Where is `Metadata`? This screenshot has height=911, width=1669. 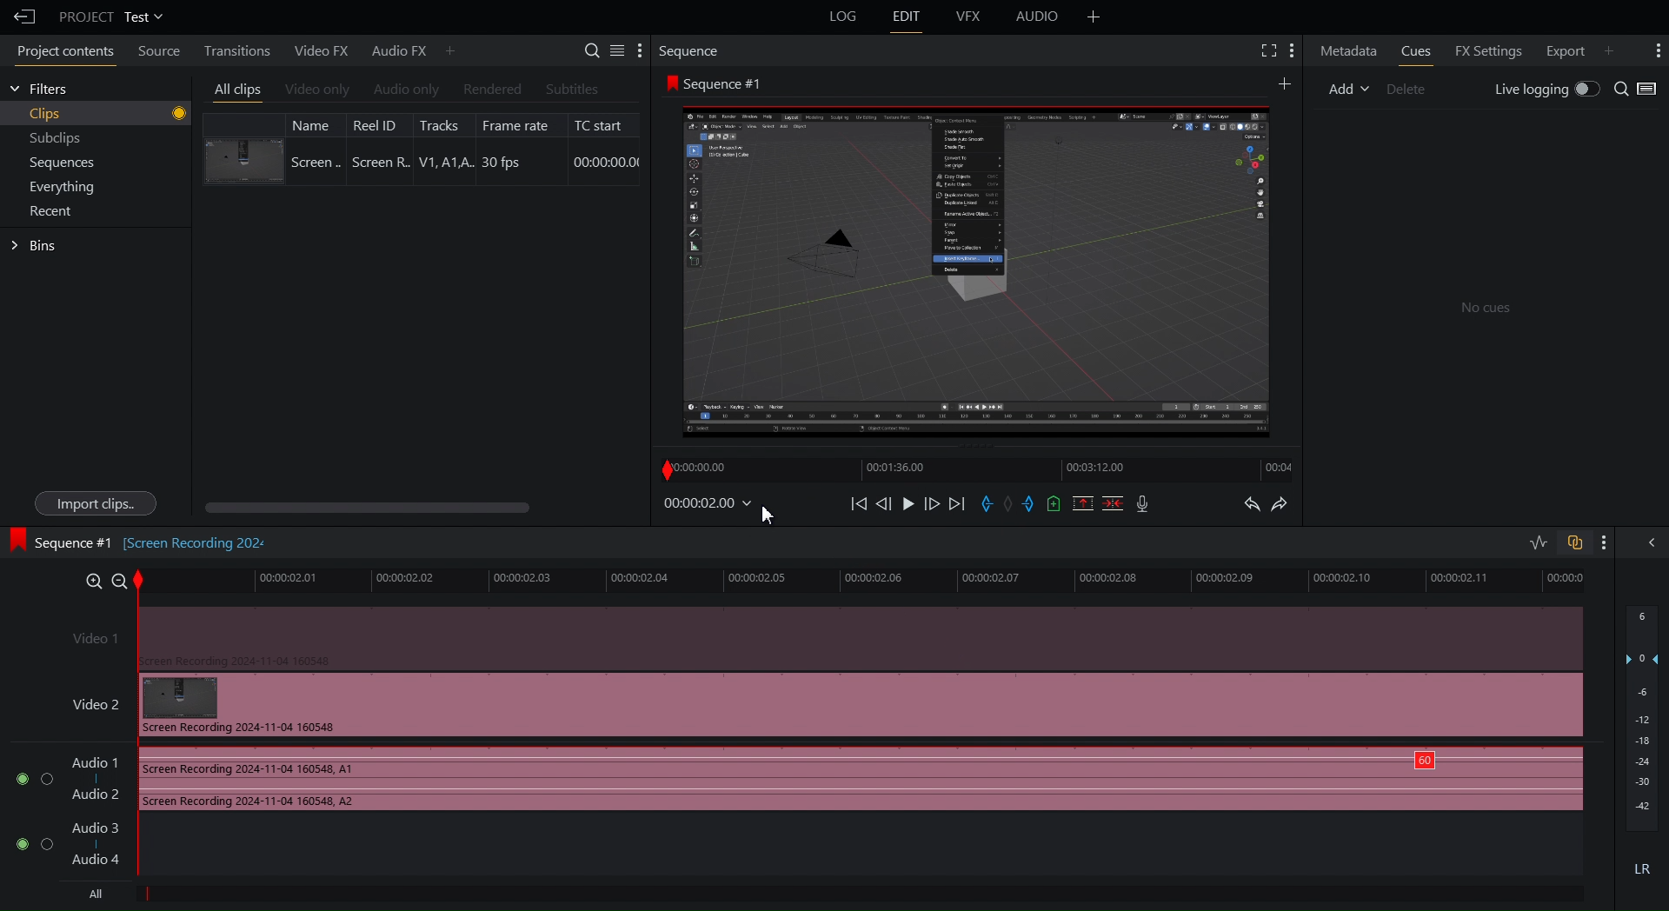 Metadata is located at coordinates (1349, 50).